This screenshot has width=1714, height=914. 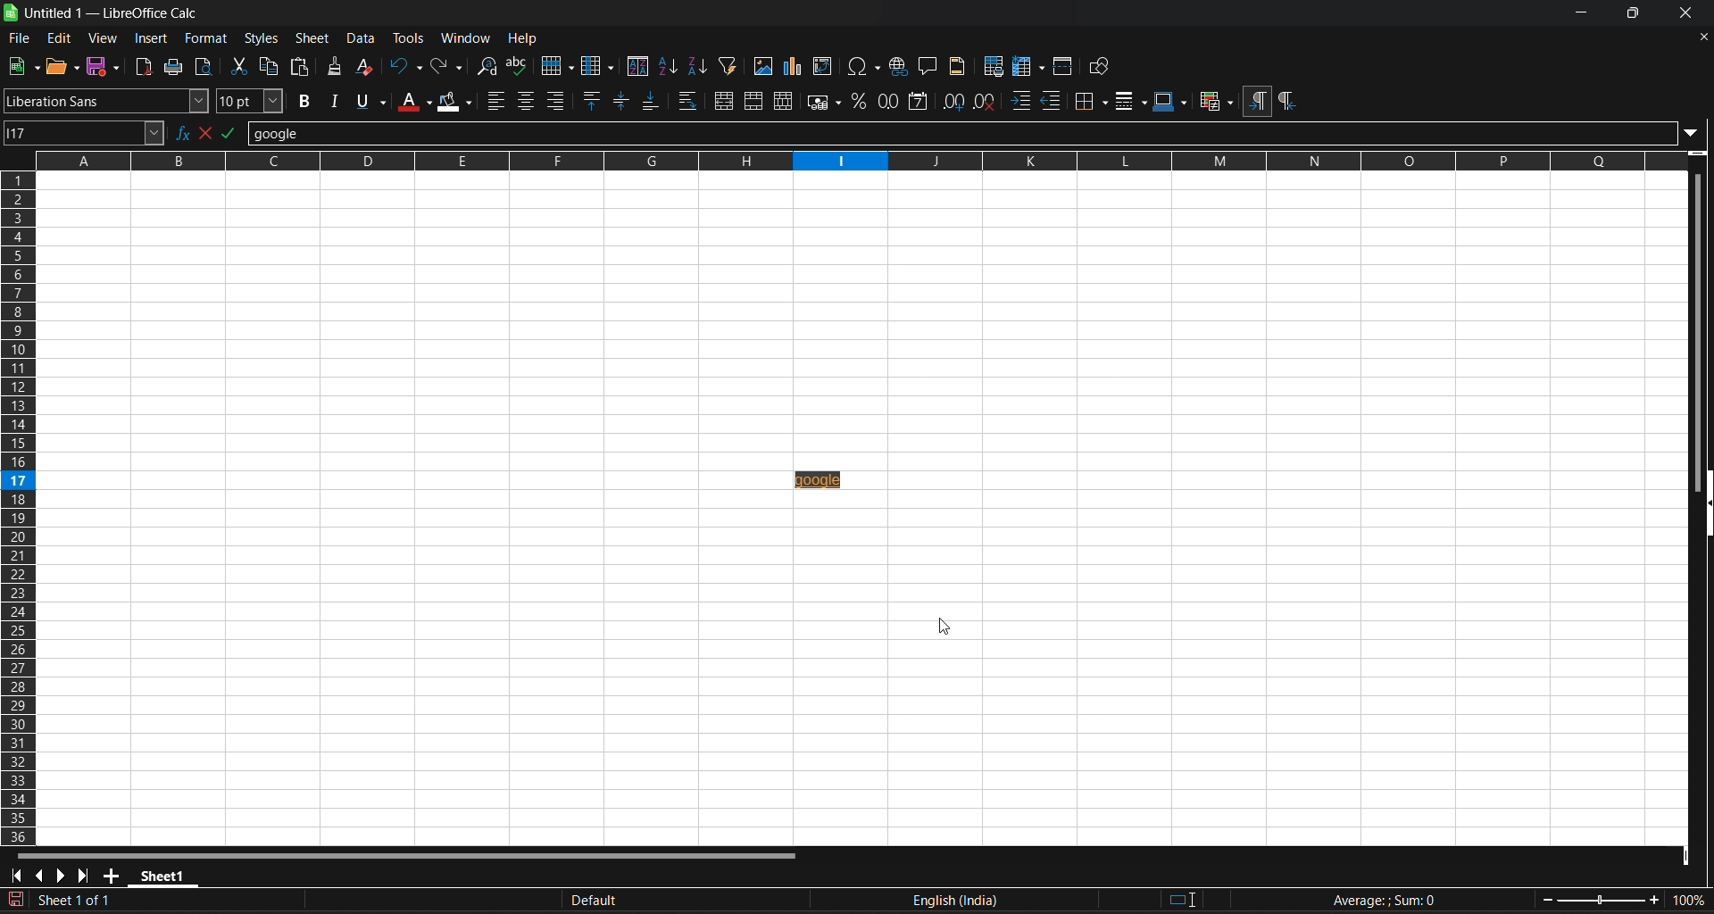 I want to click on insert or edit pivot table, so click(x=825, y=66).